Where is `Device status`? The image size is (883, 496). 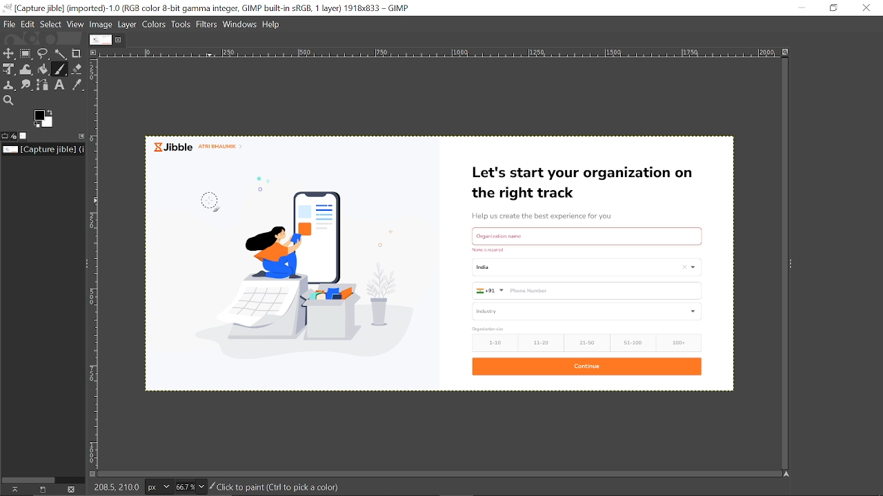
Device status is located at coordinates (15, 136).